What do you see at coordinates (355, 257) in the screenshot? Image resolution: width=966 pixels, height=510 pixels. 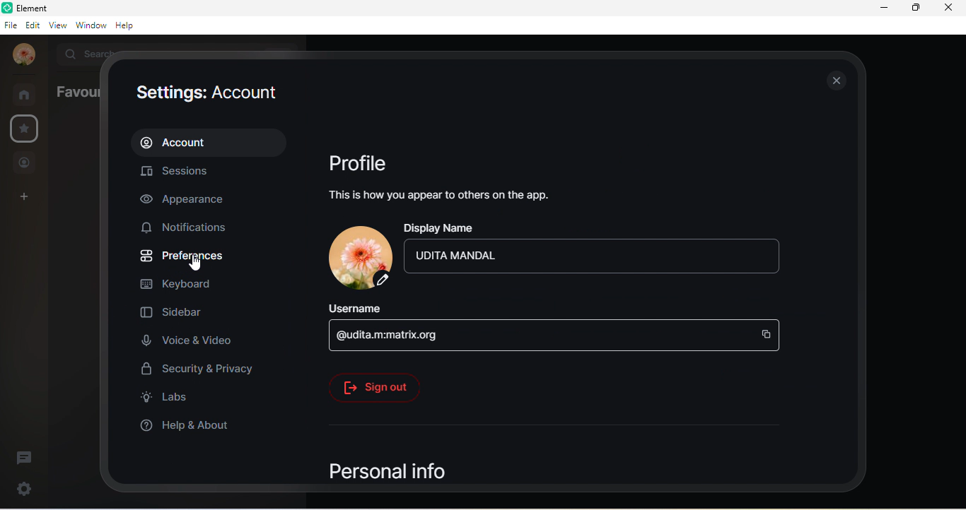 I see `profile photo` at bounding box center [355, 257].